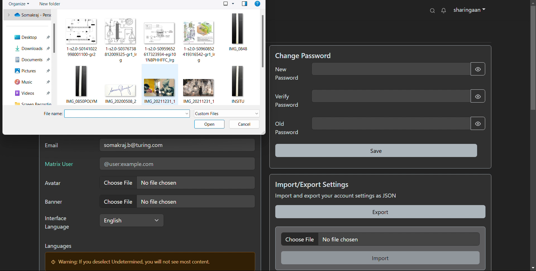 The width and height of the screenshot is (536, 271). Describe the element at coordinates (33, 48) in the screenshot. I see `Downloads` at that location.